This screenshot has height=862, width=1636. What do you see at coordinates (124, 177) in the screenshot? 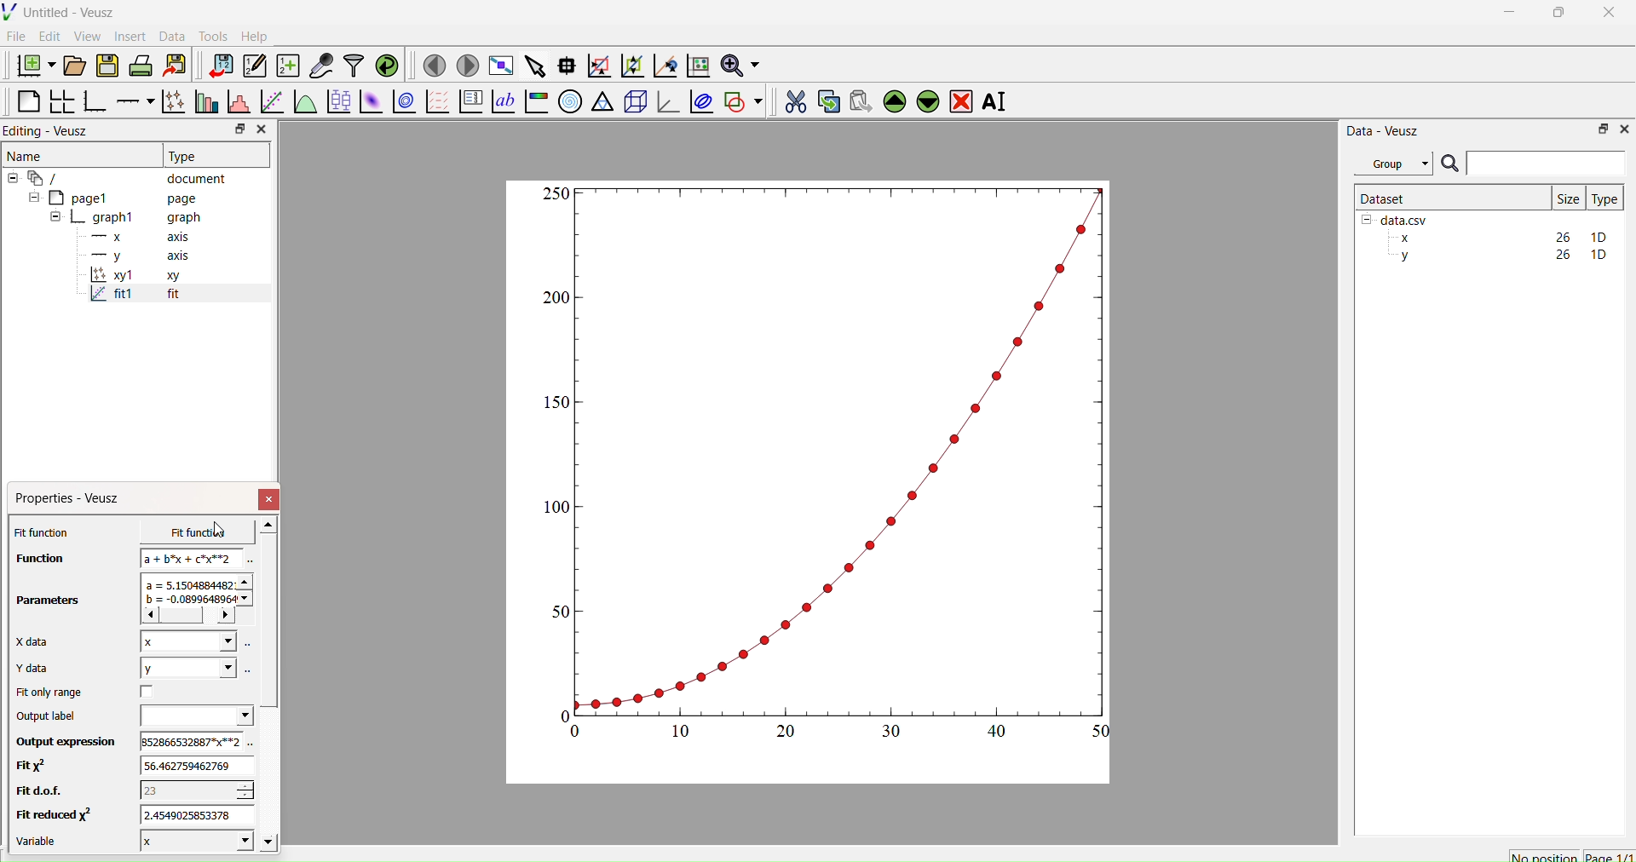
I see `document` at bounding box center [124, 177].